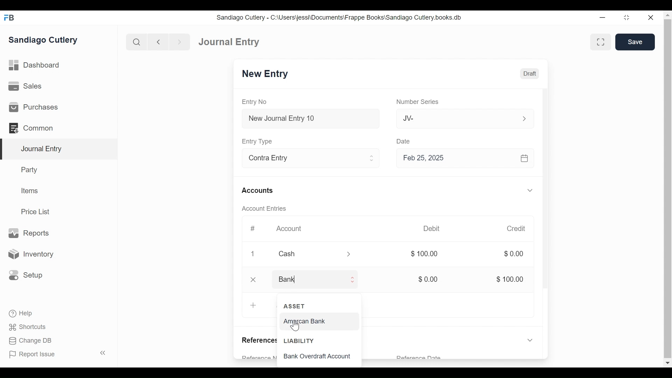 This screenshot has width=672, height=378. Describe the element at coordinates (601, 41) in the screenshot. I see `Toggle between form and full width` at that location.